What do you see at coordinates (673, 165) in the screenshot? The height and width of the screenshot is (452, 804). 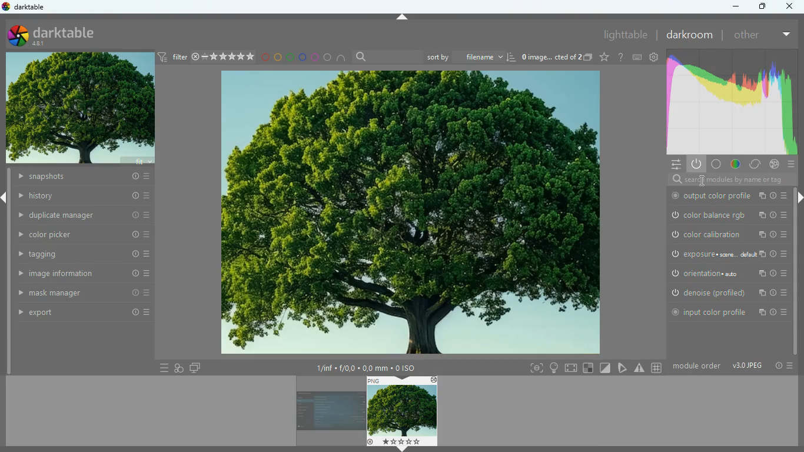 I see `menu` at bounding box center [673, 165].